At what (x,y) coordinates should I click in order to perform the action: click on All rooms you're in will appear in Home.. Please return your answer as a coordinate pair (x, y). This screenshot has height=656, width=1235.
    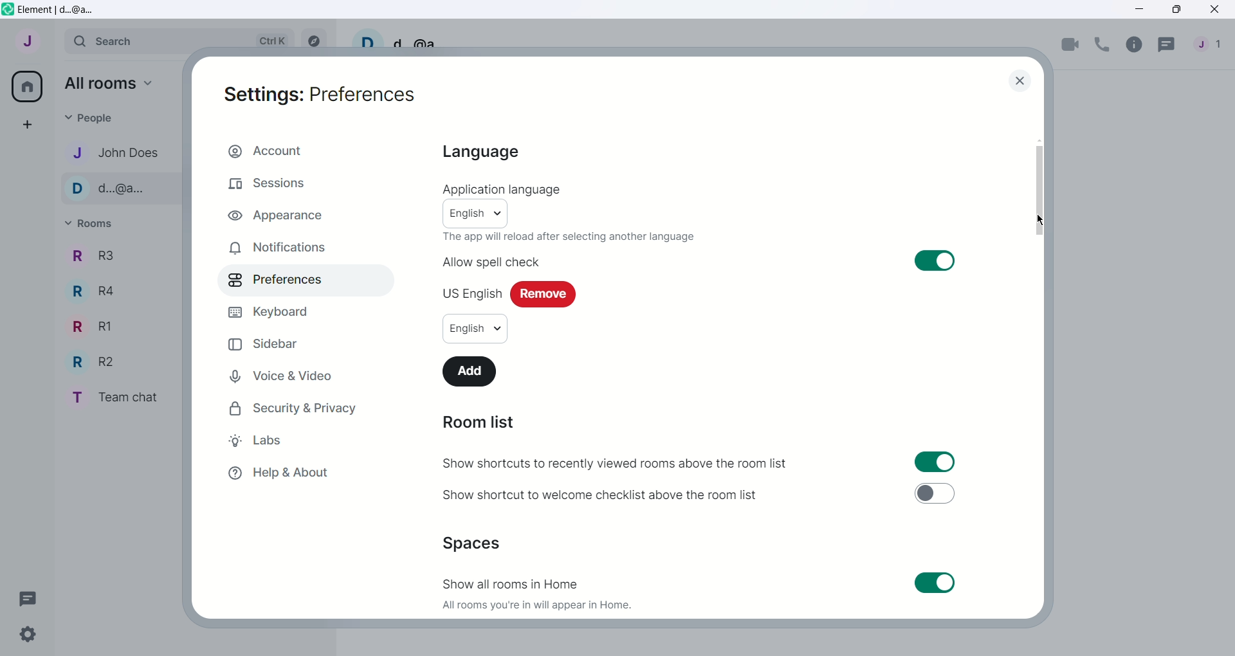
    Looking at the image, I should click on (536, 605).